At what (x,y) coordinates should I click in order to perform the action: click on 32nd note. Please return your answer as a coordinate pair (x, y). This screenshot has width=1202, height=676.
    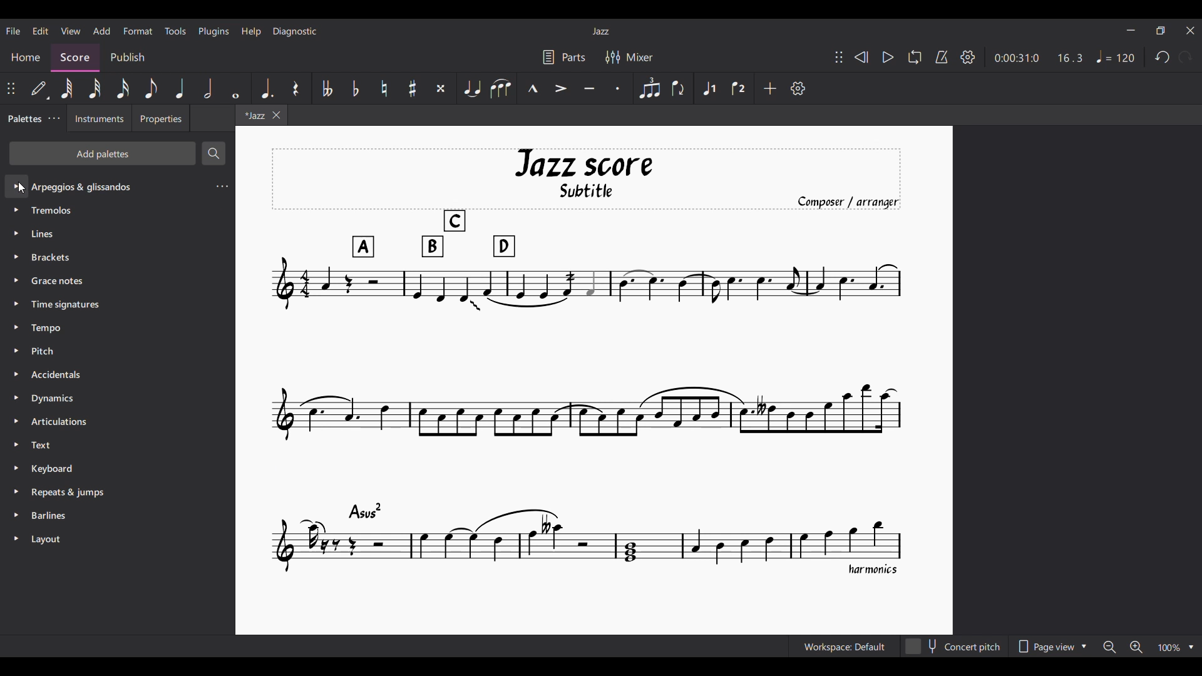
    Looking at the image, I should click on (95, 89).